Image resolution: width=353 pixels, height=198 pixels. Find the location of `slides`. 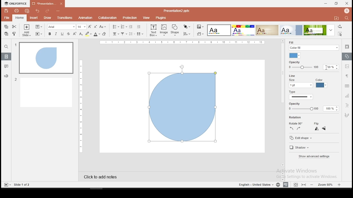

slides is located at coordinates (6, 57).